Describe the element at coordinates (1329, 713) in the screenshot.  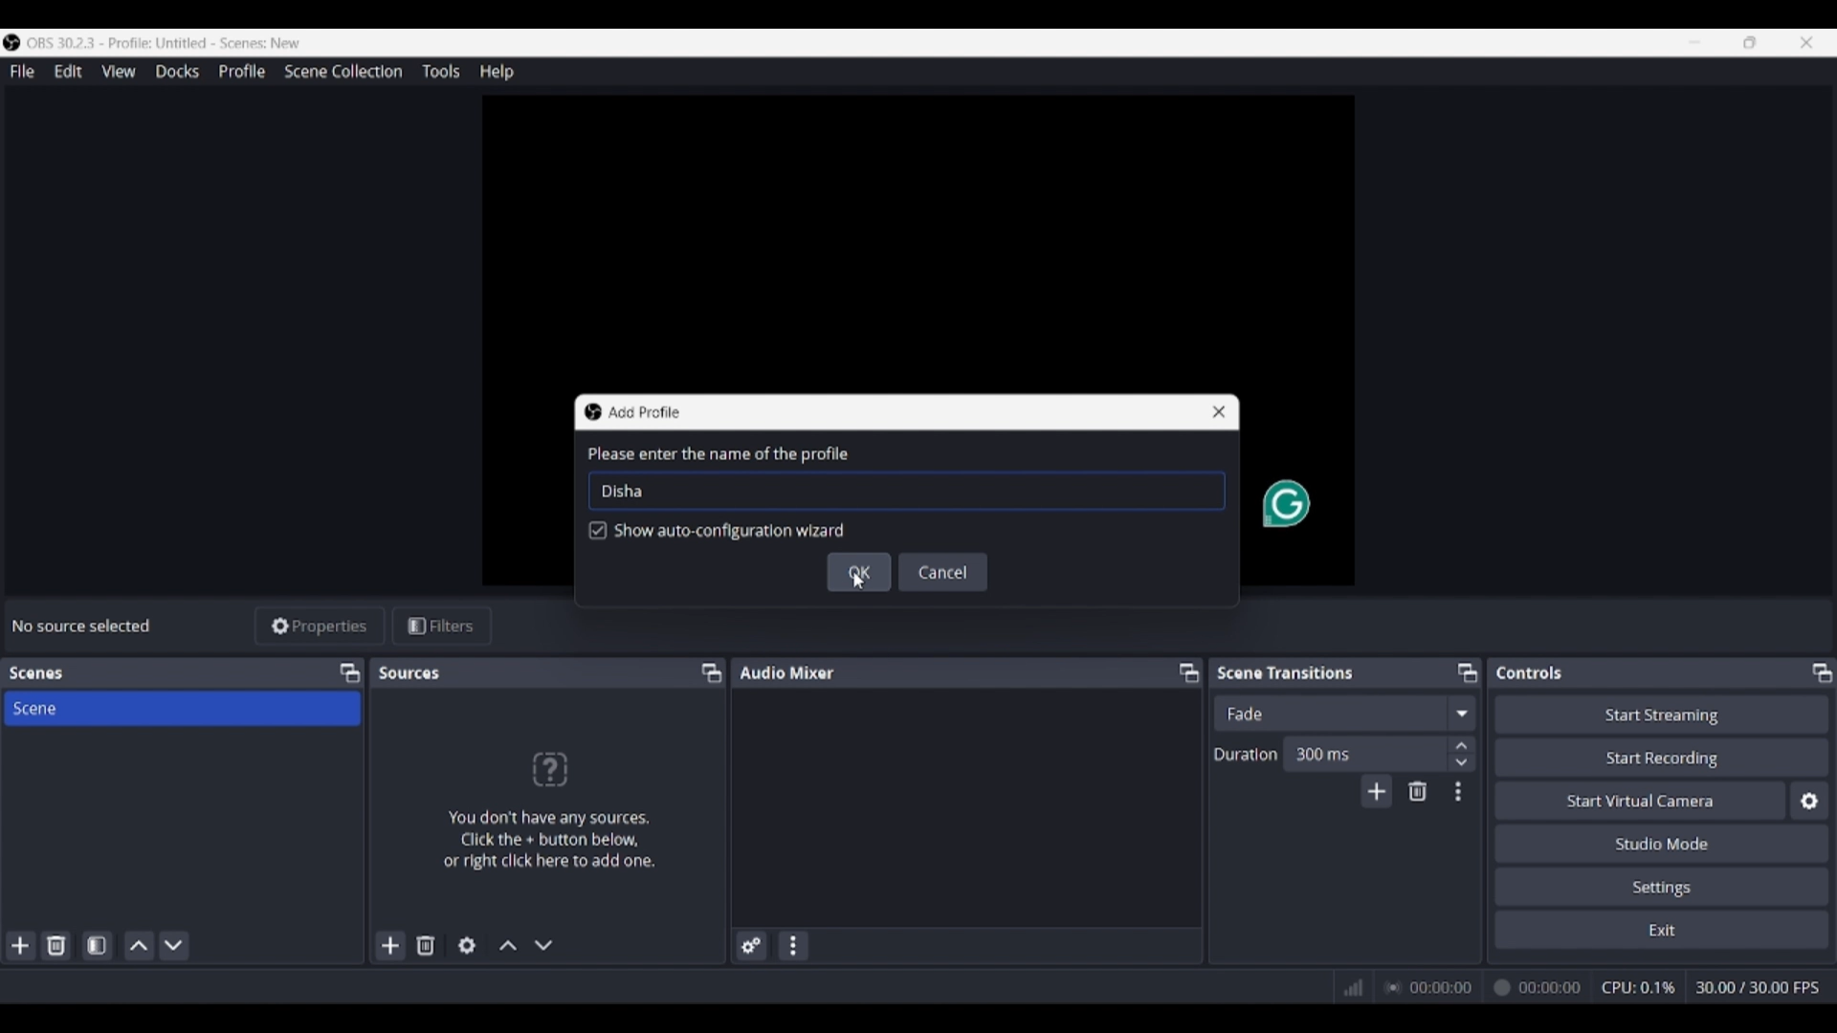
I see `Current fade` at that location.